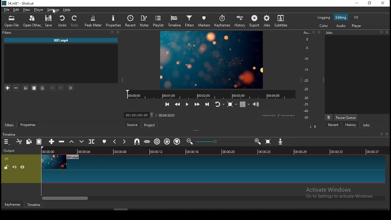 The image size is (391, 220). I want to click on move filter down, so click(61, 88).